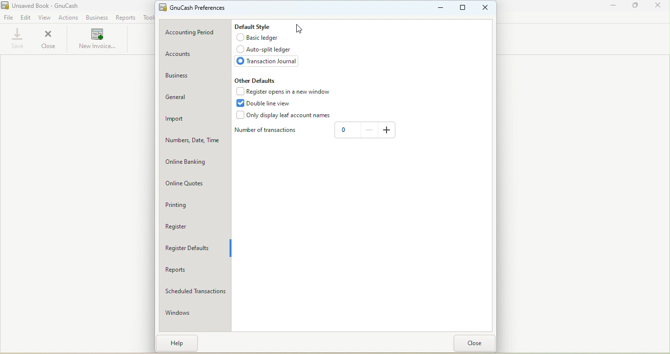  Describe the element at coordinates (194, 270) in the screenshot. I see `Reports` at that location.